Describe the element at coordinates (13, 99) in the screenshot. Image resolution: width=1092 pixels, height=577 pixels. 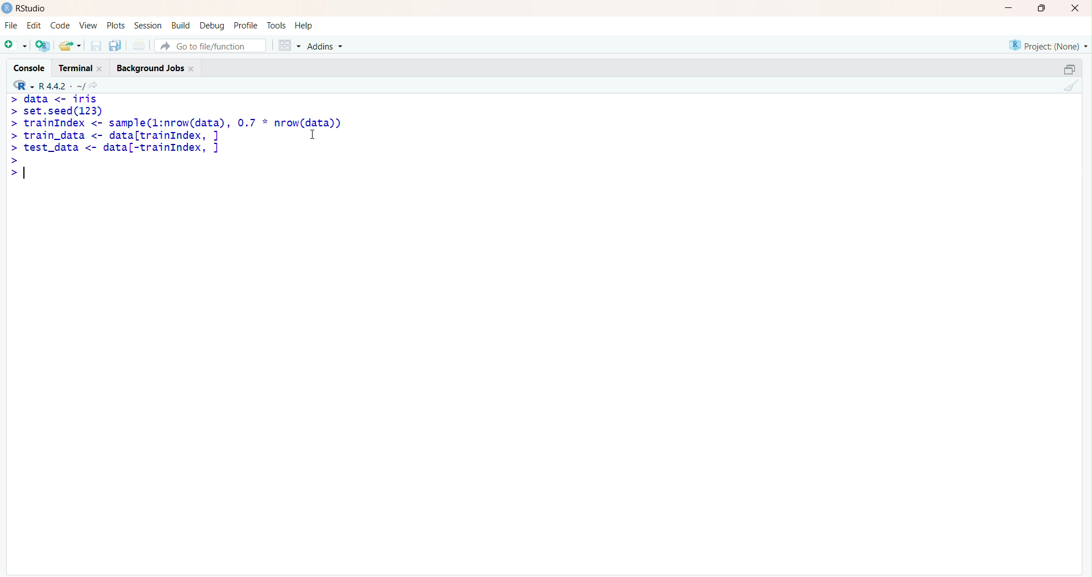
I see `Prompt cursor` at that location.